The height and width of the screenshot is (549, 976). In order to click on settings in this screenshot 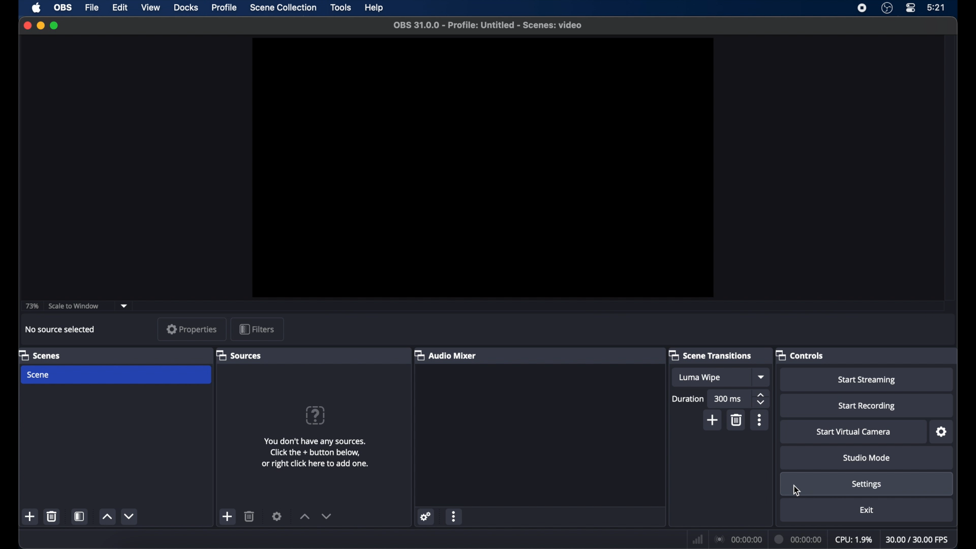, I will do `click(426, 516)`.